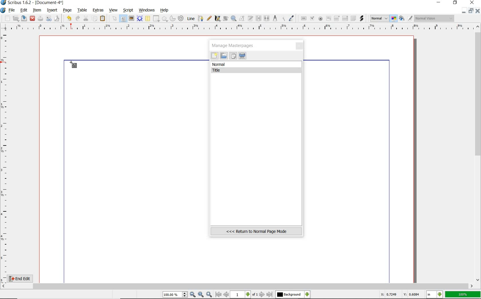 This screenshot has width=481, height=299. I want to click on help, so click(165, 10).